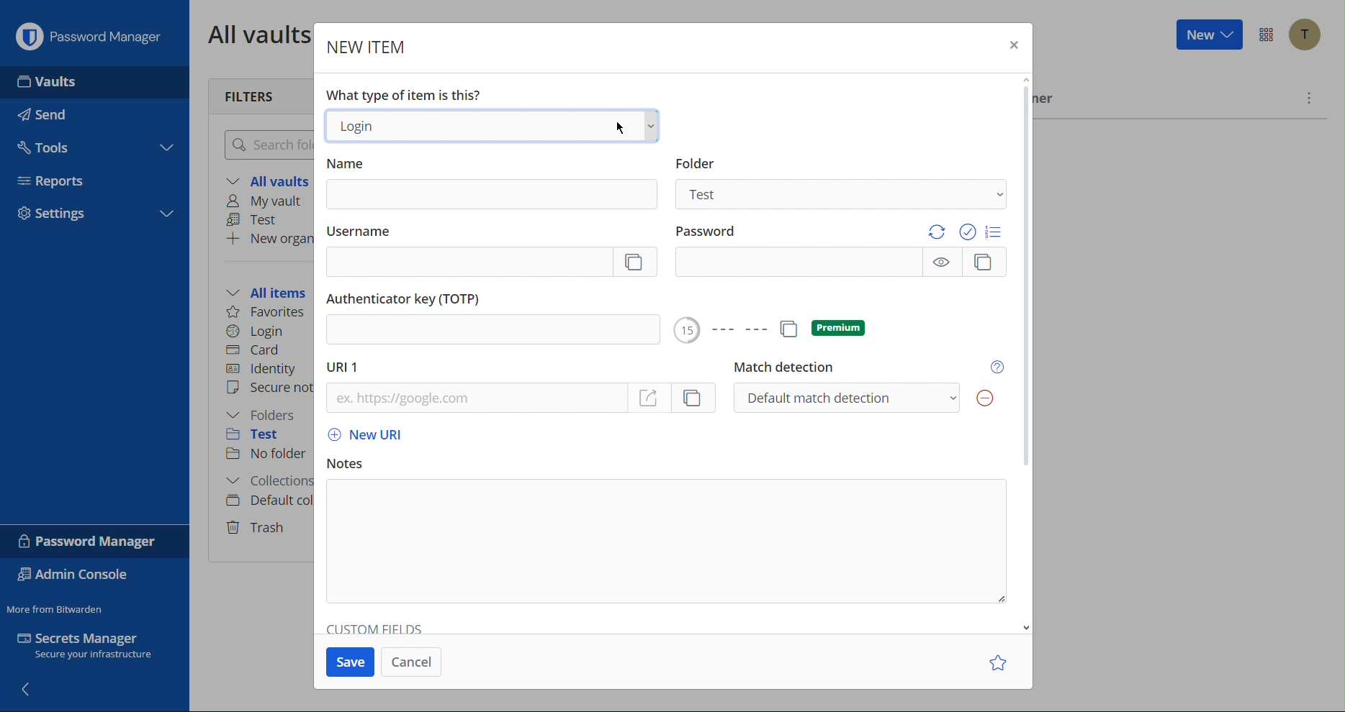 The width and height of the screenshot is (1345, 712). What do you see at coordinates (257, 219) in the screenshot?
I see `Test` at bounding box center [257, 219].